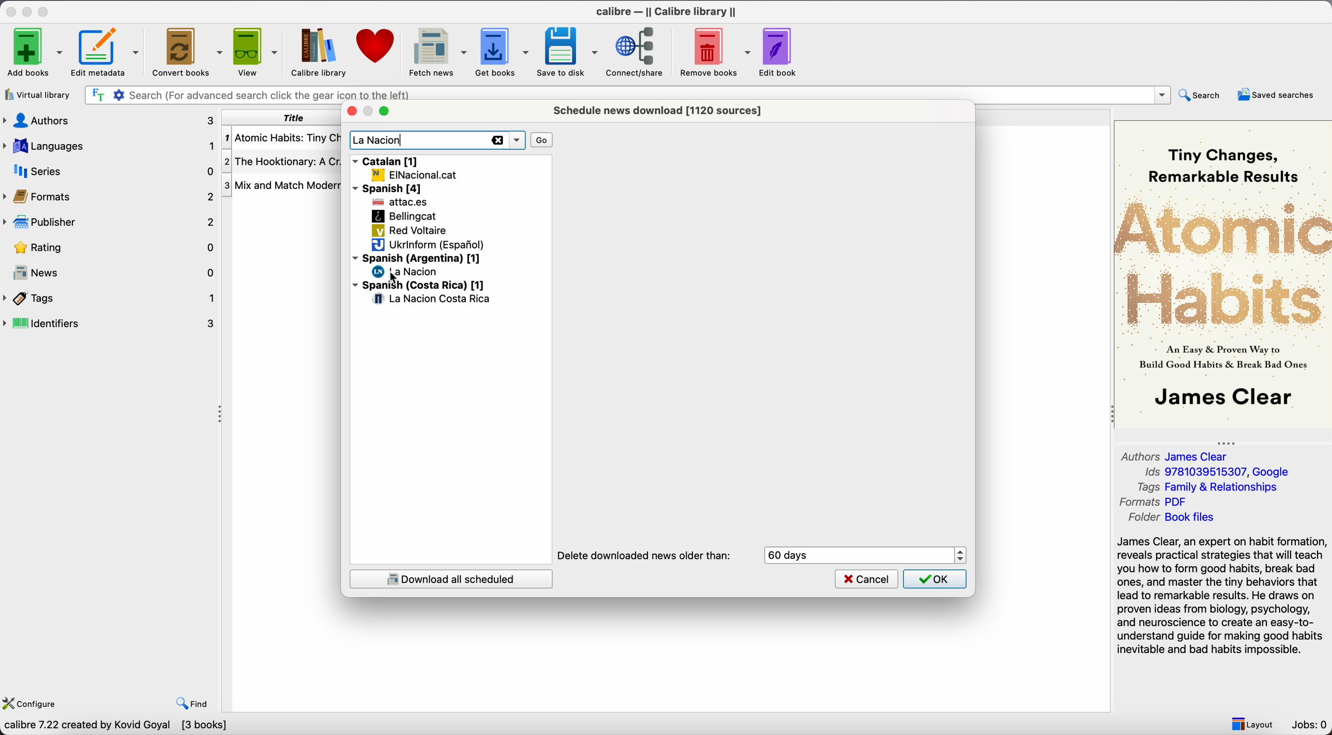  Describe the element at coordinates (351, 112) in the screenshot. I see `close popup` at that location.